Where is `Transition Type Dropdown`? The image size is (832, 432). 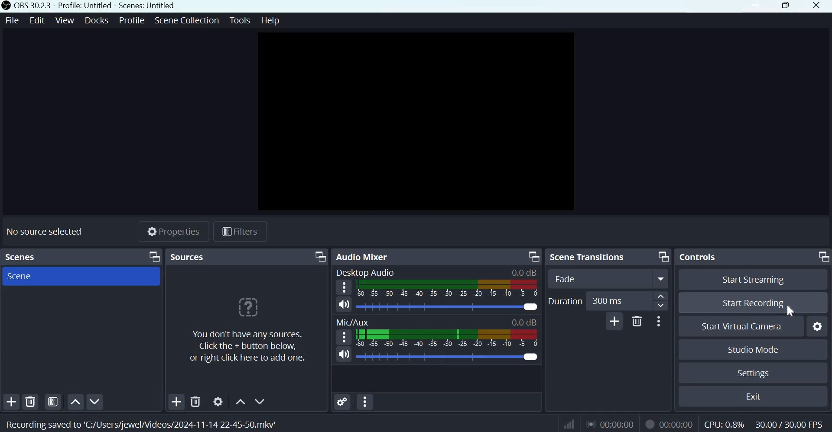
Transition Type Dropdown is located at coordinates (600, 280).